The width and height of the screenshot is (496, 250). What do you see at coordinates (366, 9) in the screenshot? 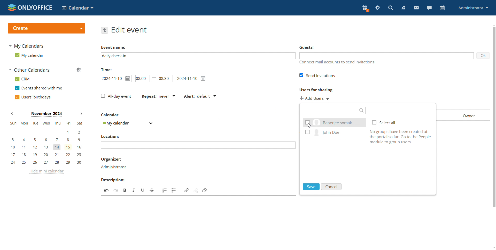
I see `present` at bounding box center [366, 9].